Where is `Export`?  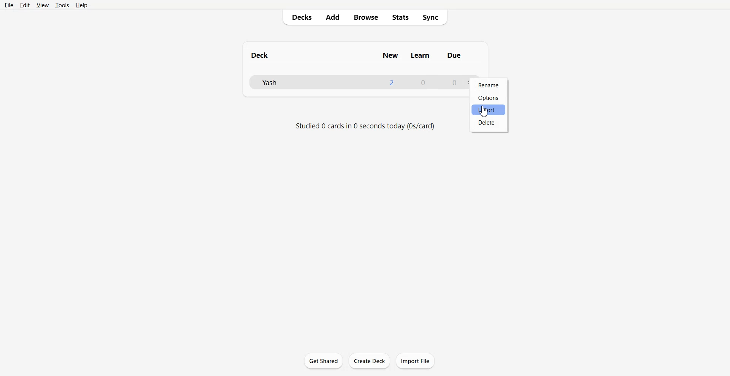
Export is located at coordinates (489, 109).